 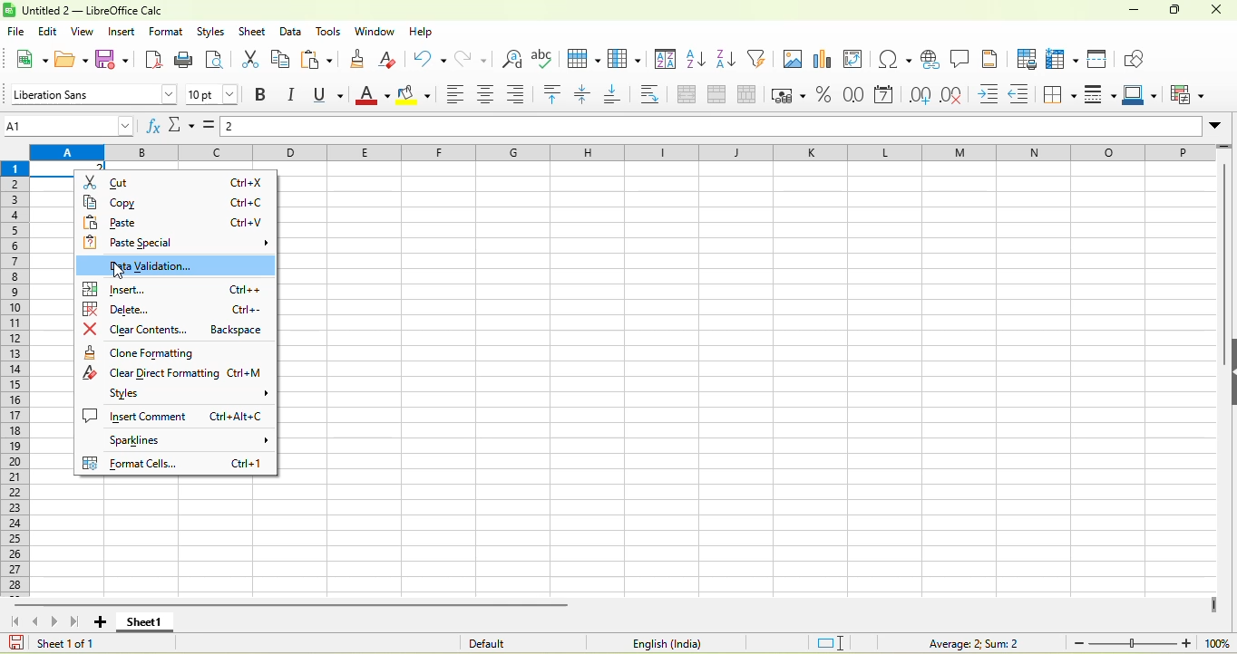 What do you see at coordinates (897, 59) in the screenshot?
I see `special character` at bounding box center [897, 59].